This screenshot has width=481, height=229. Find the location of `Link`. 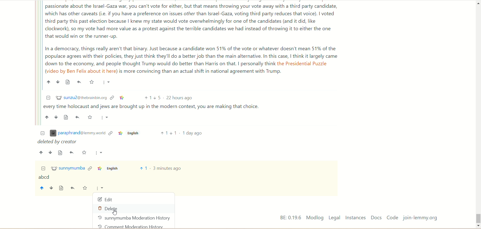

Link is located at coordinates (110, 133).